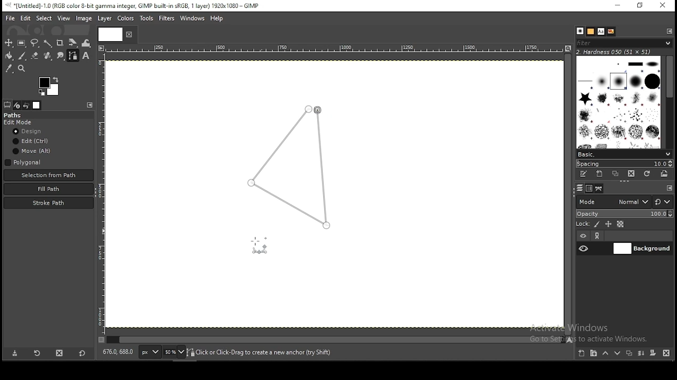  I want to click on layer visibility, so click(583, 235).